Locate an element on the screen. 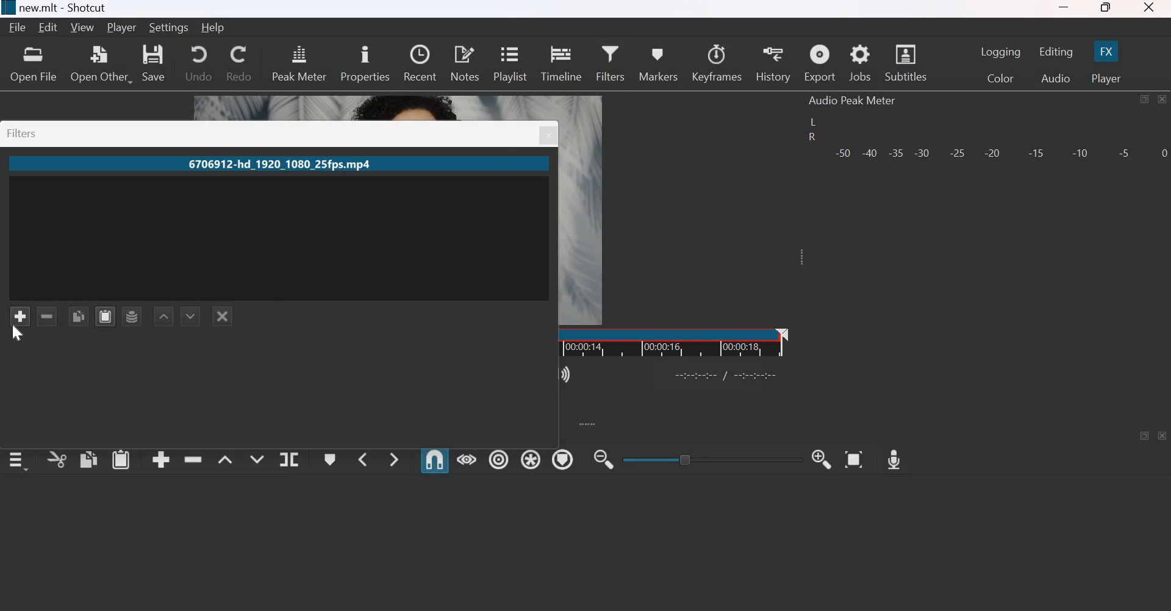 The height and width of the screenshot is (611, 1171). Subtitles is located at coordinates (908, 62).